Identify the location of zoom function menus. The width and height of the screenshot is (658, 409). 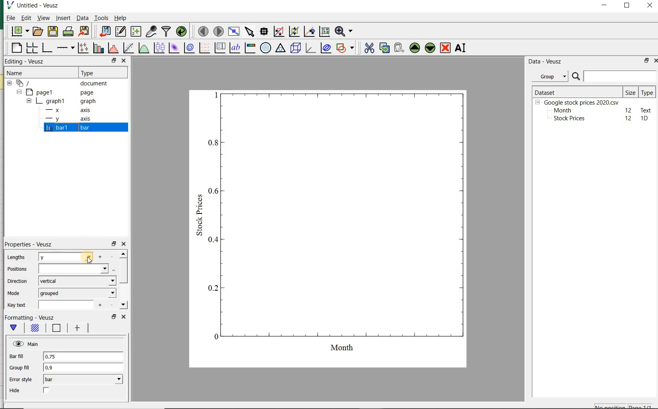
(345, 32).